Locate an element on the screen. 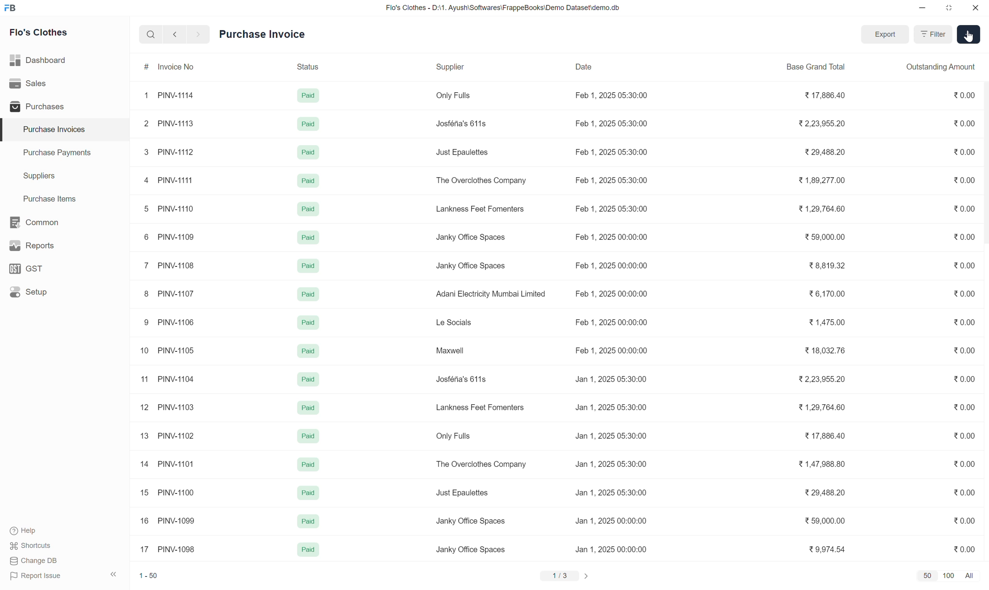 The height and width of the screenshot is (590, 989). Feb 1, 2025 05:30:00 is located at coordinates (611, 208).